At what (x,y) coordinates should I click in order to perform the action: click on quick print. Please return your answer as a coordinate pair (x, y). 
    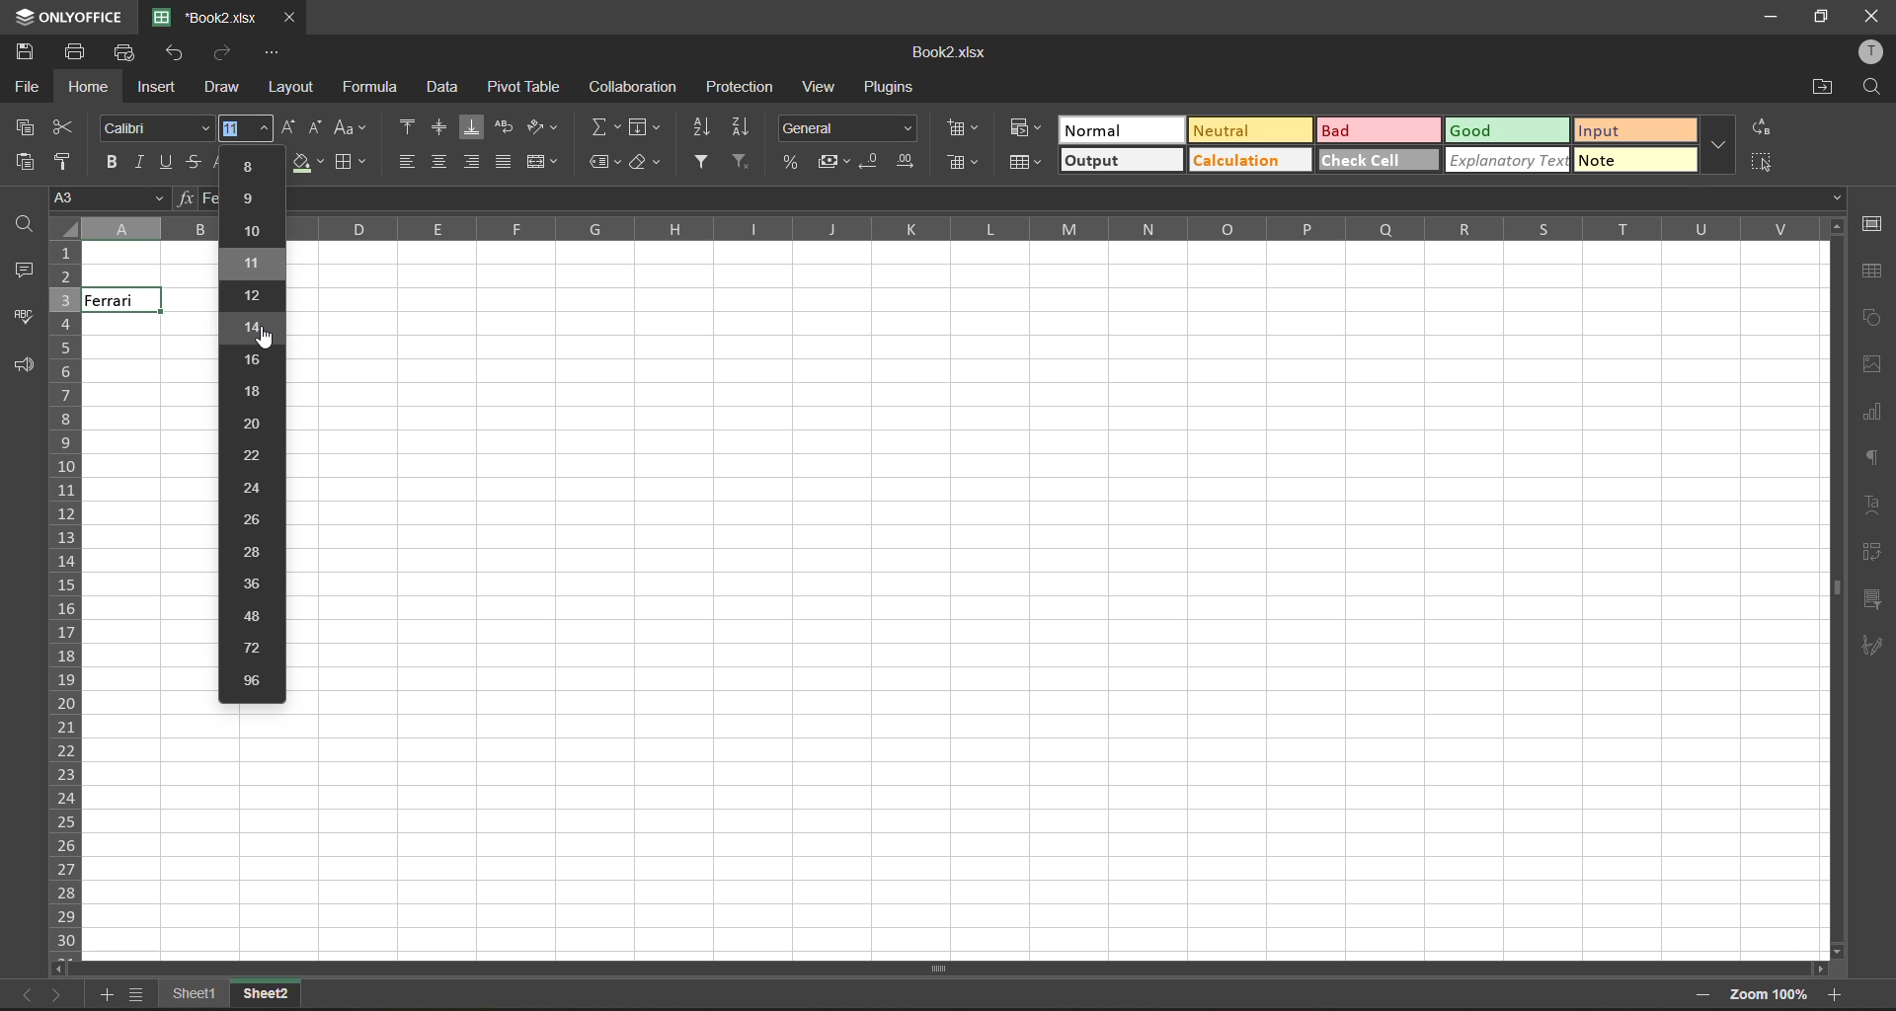
    Looking at the image, I should click on (126, 52).